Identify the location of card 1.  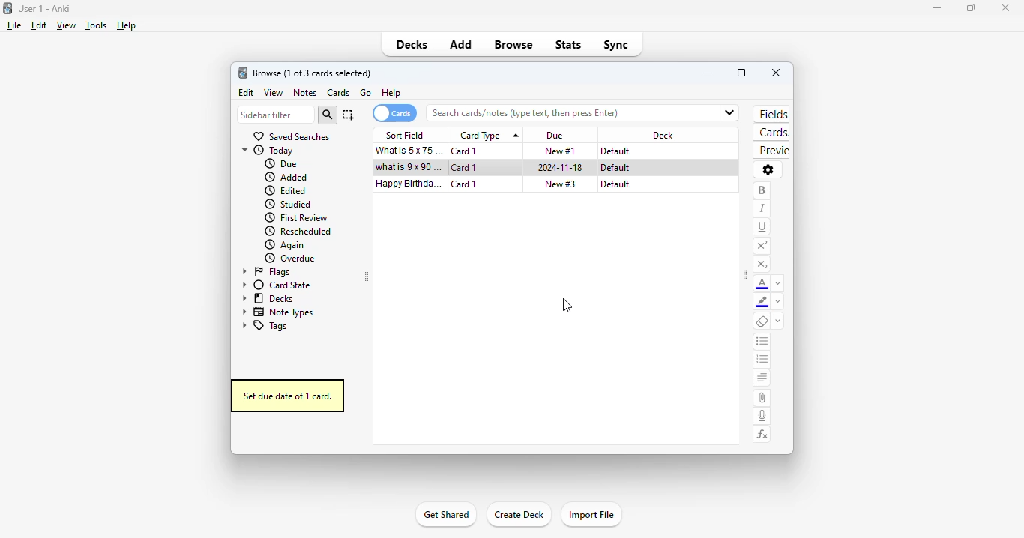
(464, 184).